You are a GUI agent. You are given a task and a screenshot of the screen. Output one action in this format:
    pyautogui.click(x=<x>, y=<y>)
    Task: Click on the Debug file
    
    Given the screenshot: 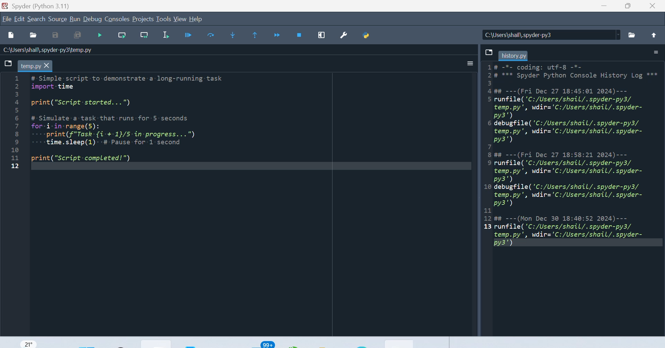 What is the action you would take?
    pyautogui.click(x=102, y=36)
    